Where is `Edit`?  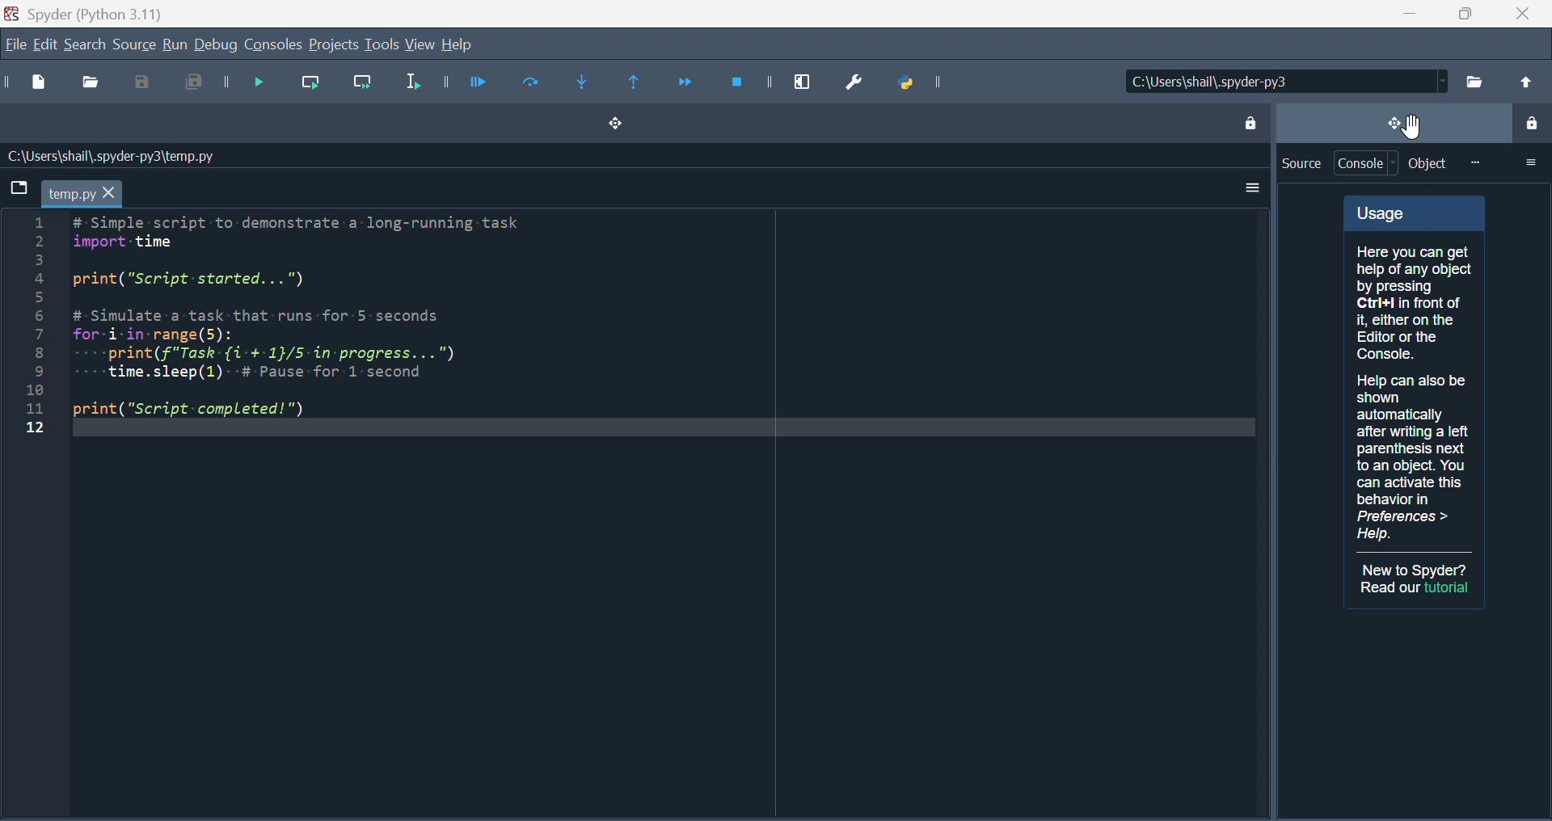 Edit is located at coordinates (43, 46).